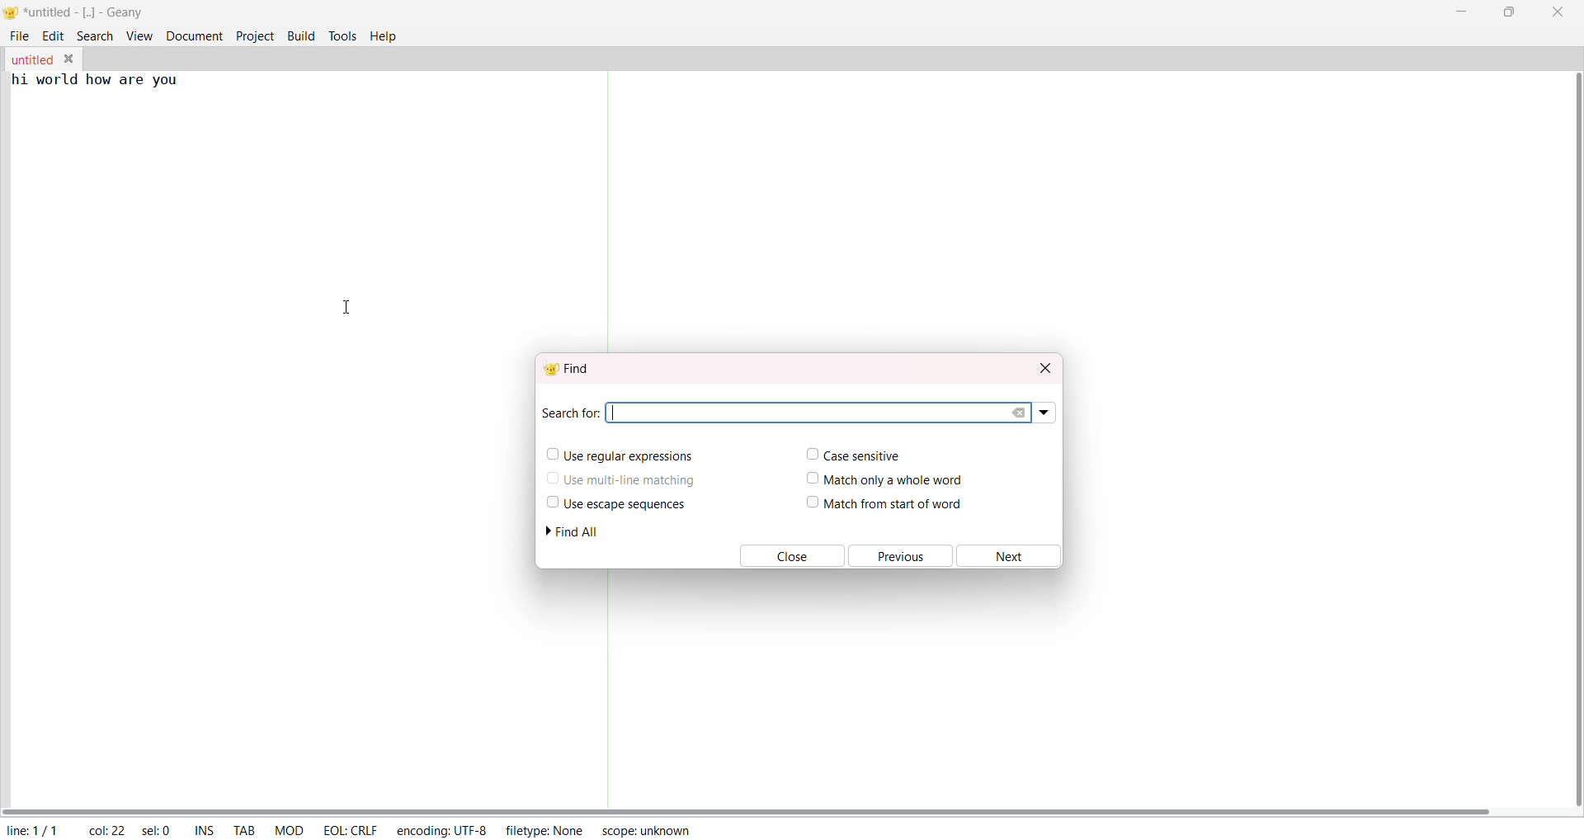  I want to click on tools, so click(342, 35).